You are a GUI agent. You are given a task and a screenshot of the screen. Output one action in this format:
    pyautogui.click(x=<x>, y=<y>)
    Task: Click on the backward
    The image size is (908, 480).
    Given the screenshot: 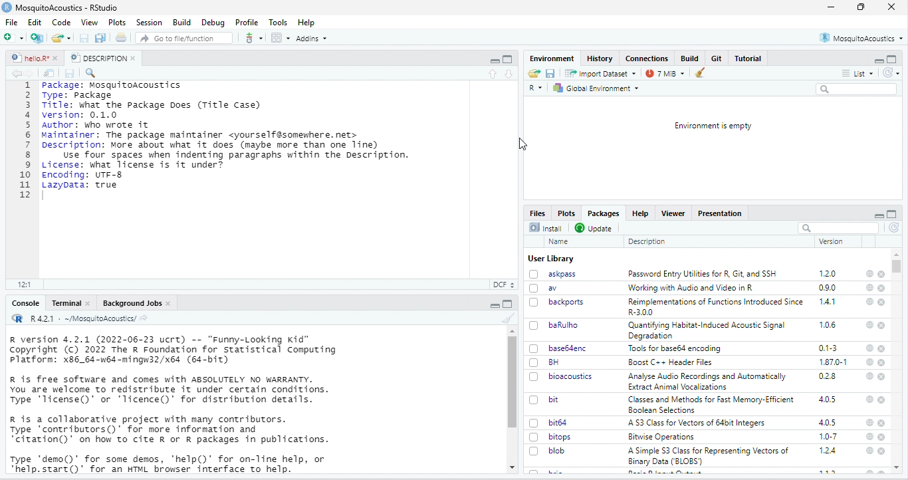 What is the action you would take?
    pyautogui.click(x=14, y=73)
    